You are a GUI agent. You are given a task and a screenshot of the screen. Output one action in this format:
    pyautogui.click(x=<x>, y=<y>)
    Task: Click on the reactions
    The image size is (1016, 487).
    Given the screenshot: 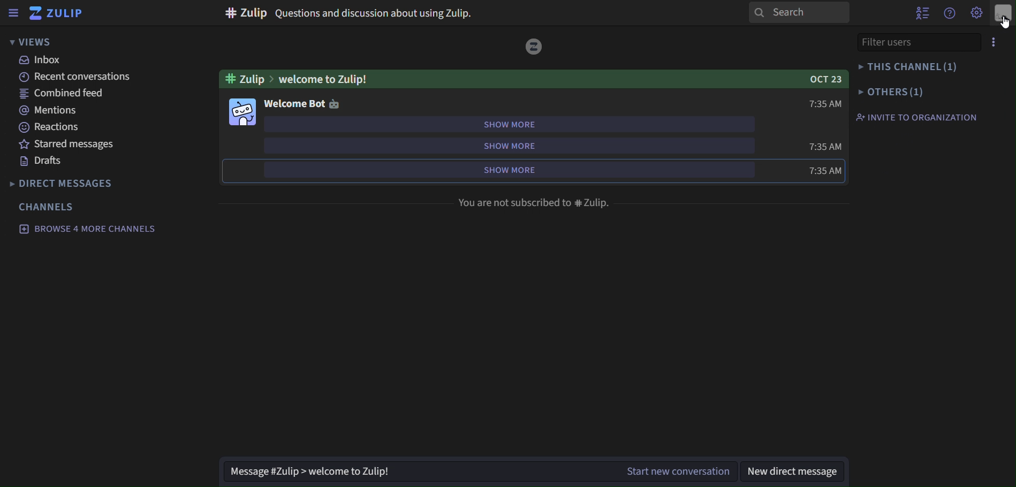 What is the action you would take?
    pyautogui.click(x=48, y=127)
    